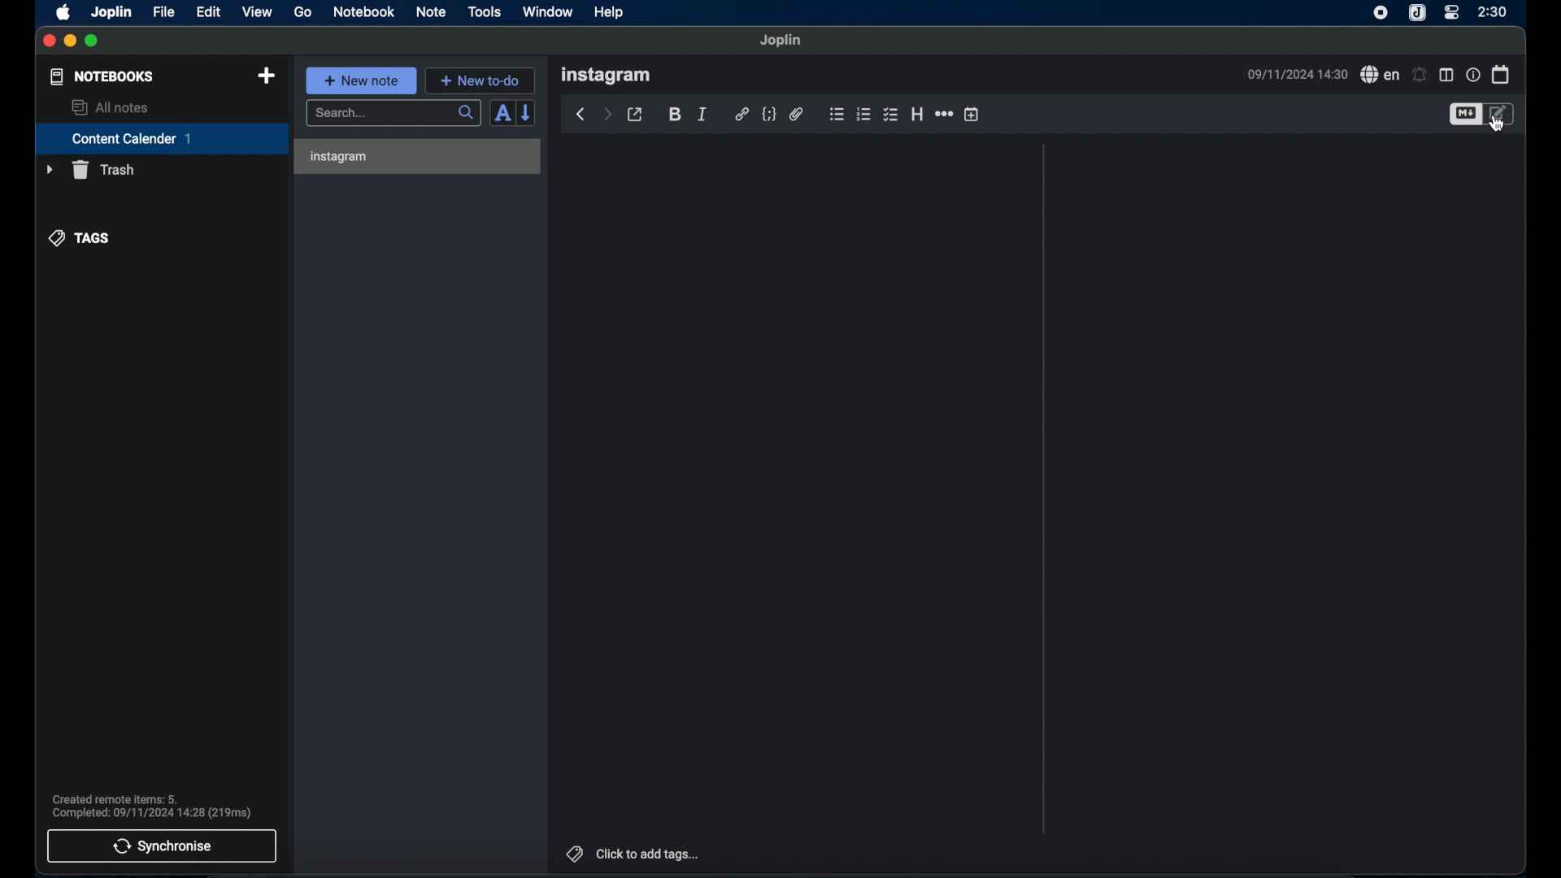  Describe the element at coordinates (111, 107) in the screenshot. I see `all notes` at that location.